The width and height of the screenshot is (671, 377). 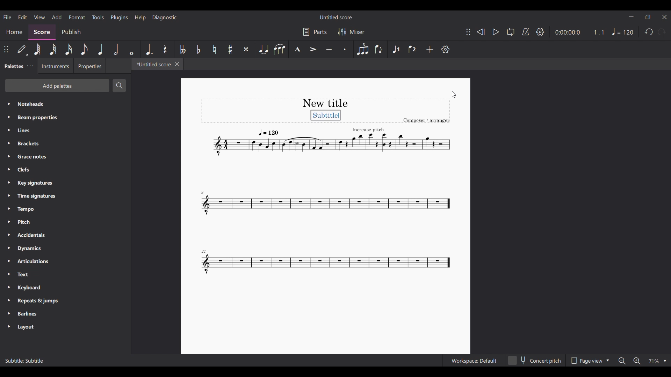 What do you see at coordinates (22, 17) in the screenshot?
I see `Edit menu` at bounding box center [22, 17].